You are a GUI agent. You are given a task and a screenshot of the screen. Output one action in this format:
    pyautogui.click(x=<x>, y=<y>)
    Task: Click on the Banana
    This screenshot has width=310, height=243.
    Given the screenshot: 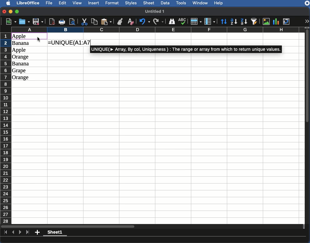 What is the action you would take?
    pyautogui.click(x=22, y=43)
    